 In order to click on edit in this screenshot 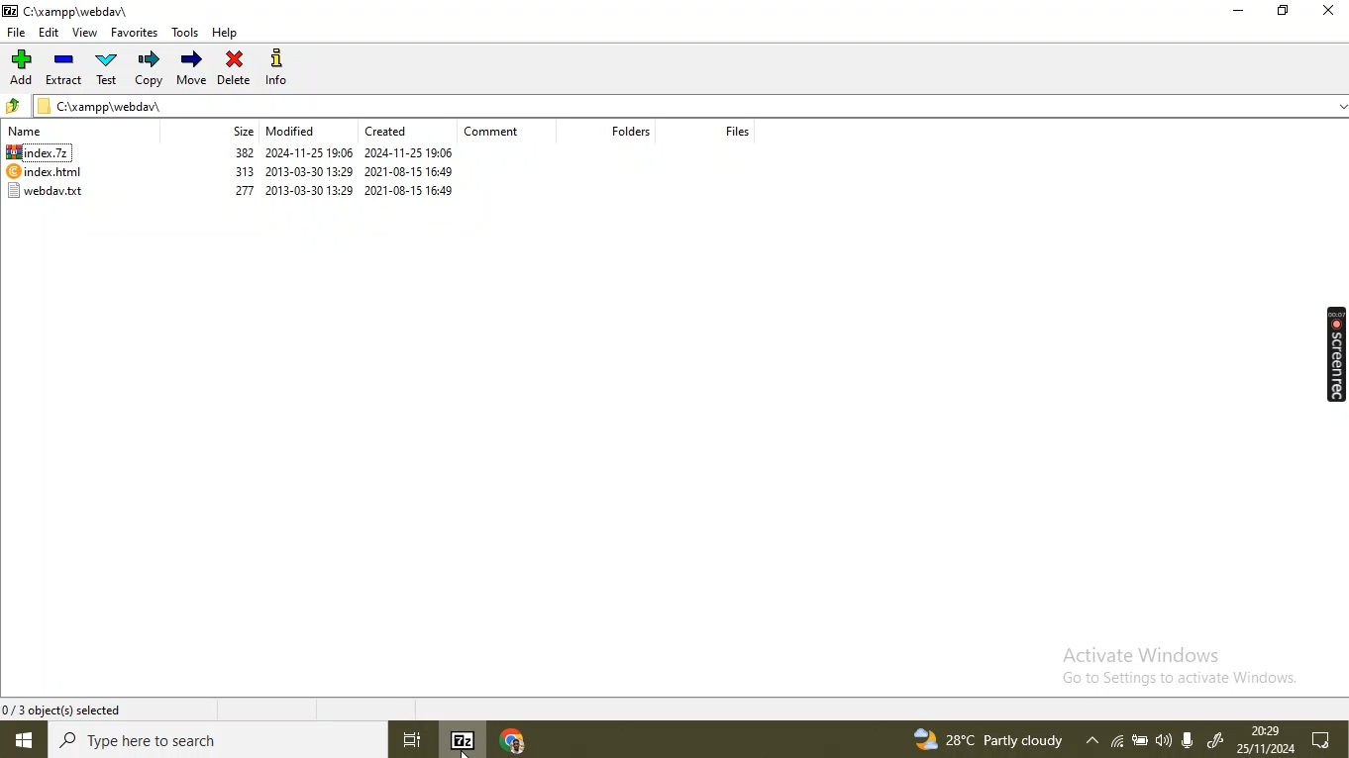, I will do `click(49, 32)`.